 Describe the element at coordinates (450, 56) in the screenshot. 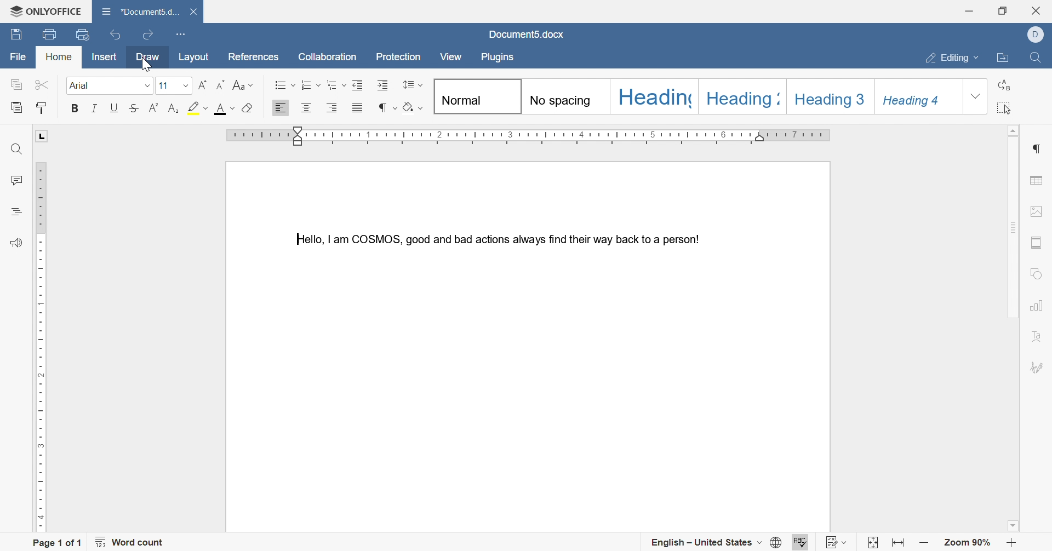

I see `view` at that location.